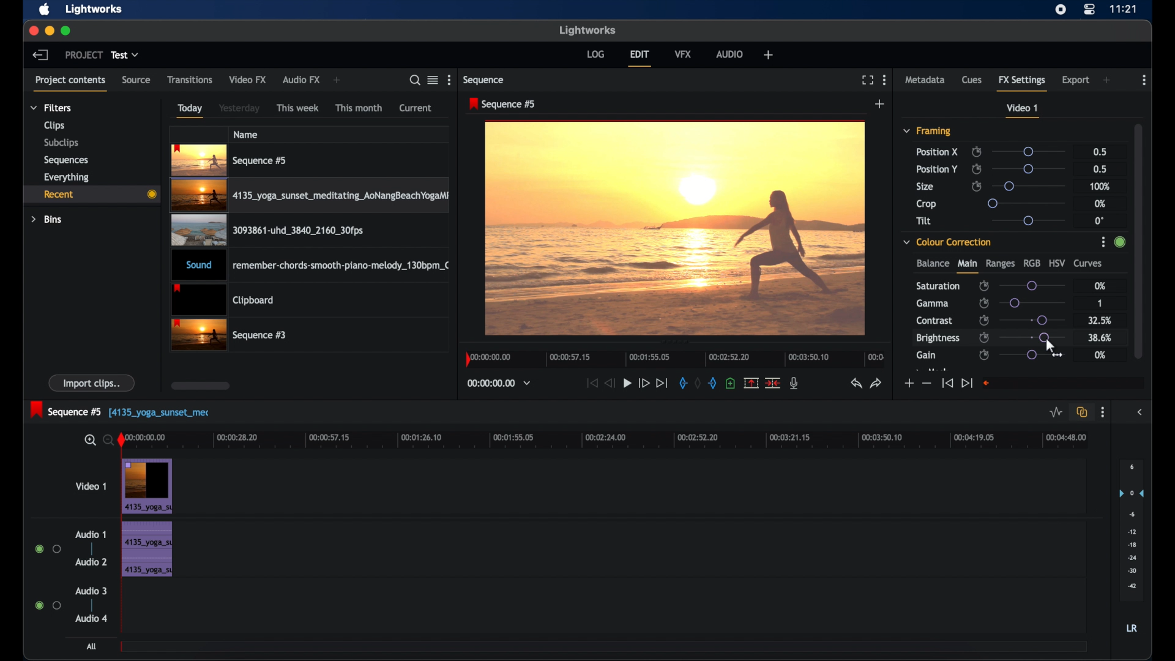  I want to click on source, so click(136, 80).